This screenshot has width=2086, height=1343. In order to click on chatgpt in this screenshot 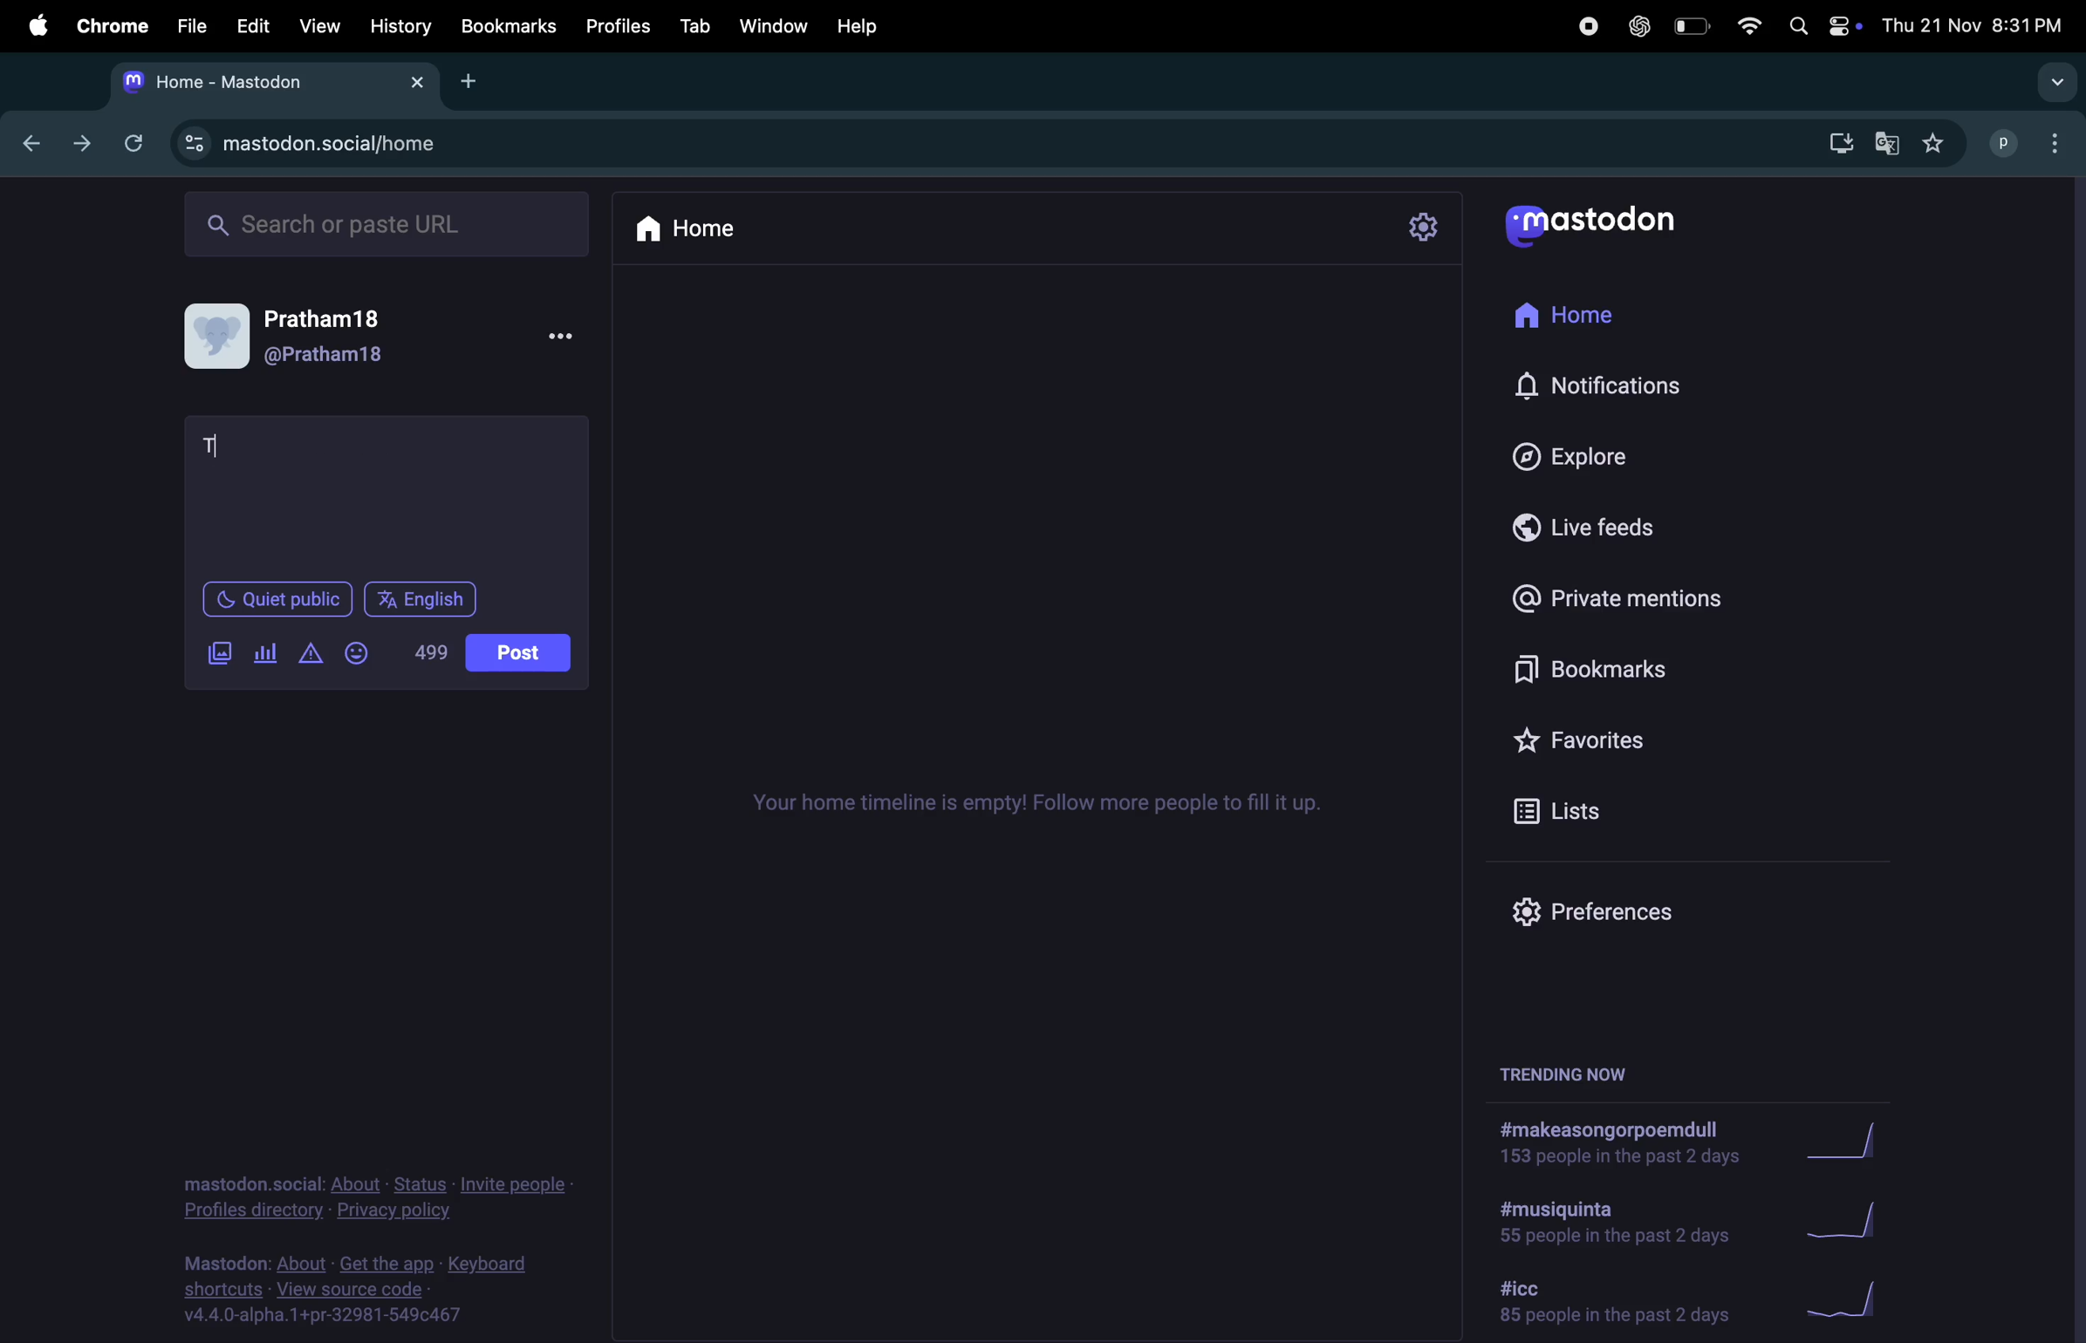, I will do `click(1637, 26)`.